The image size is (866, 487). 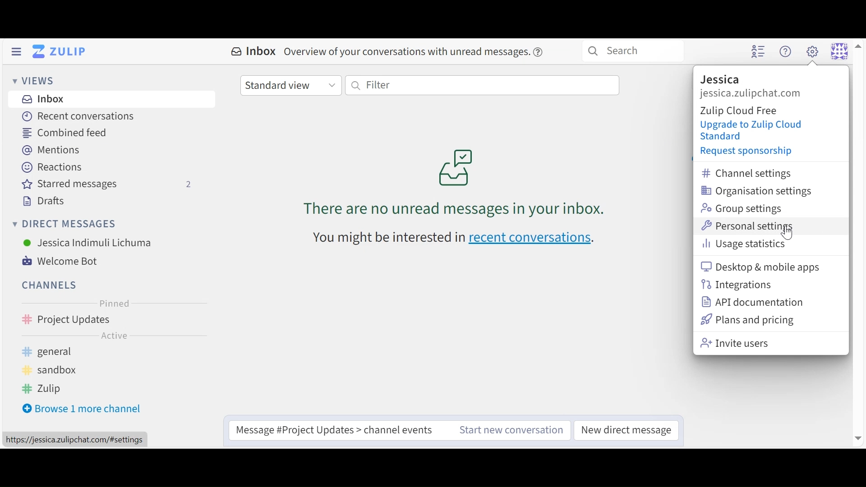 What do you see at coordinates (746, 153) in the screenshot?
I see `Request sponsorship` at bounding box center [746, 153].